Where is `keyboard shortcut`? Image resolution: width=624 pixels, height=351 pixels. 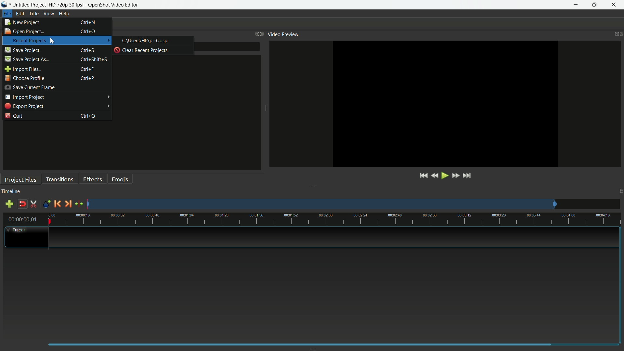 keyboard shortcut is located at coordinates (87, 31).